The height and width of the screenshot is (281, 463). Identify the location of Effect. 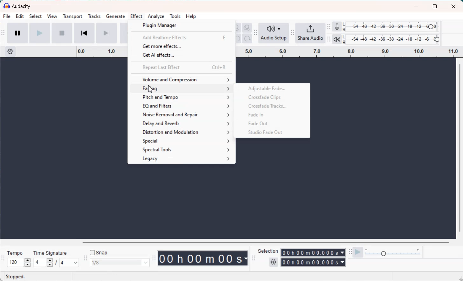
(136, 17).